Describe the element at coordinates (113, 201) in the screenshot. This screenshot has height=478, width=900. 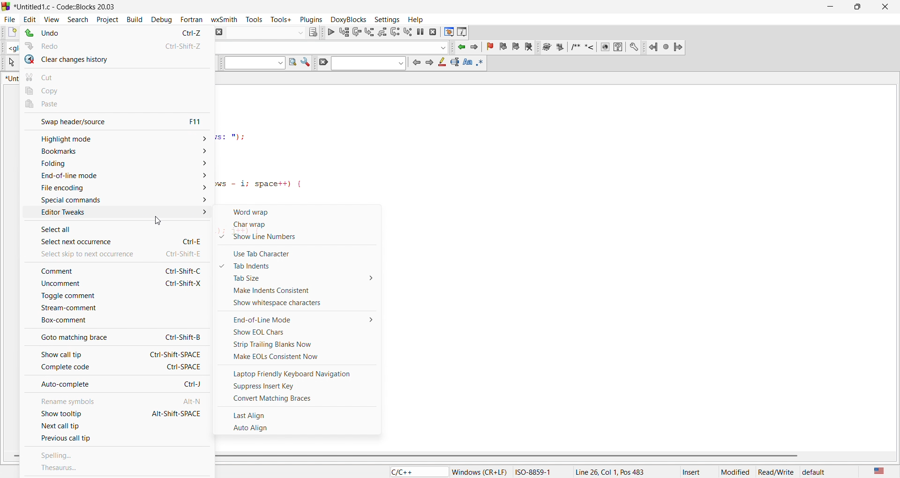
I see `special commands ` at that location.